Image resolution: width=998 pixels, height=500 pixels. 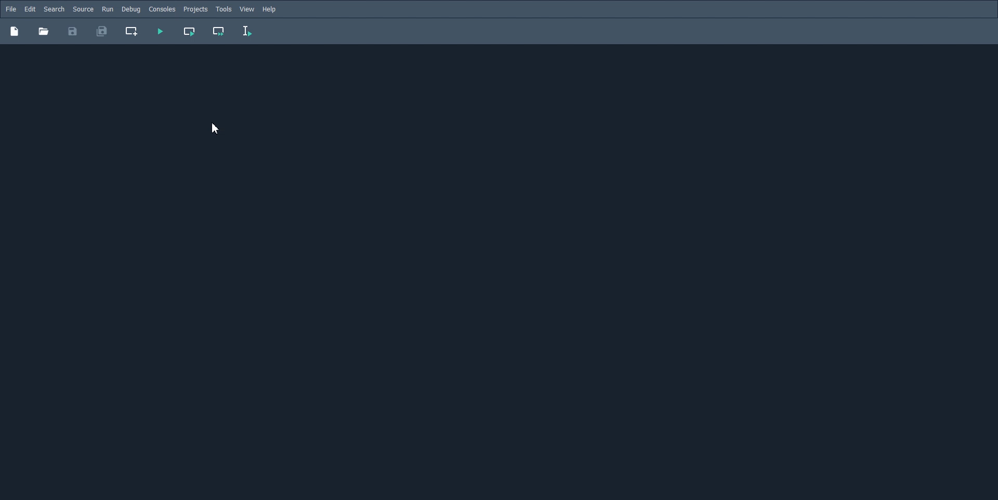 What do you see at coordinates (73, 31) in the screenshot?
I see `Save File` at bounding box center [73, 31].